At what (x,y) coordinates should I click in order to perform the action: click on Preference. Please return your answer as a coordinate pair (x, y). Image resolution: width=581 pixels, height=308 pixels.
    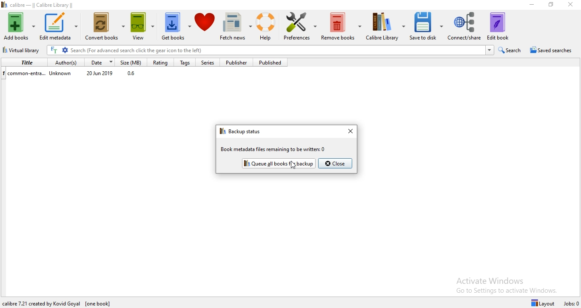
    Looking at the image, I should click on (301, 28).